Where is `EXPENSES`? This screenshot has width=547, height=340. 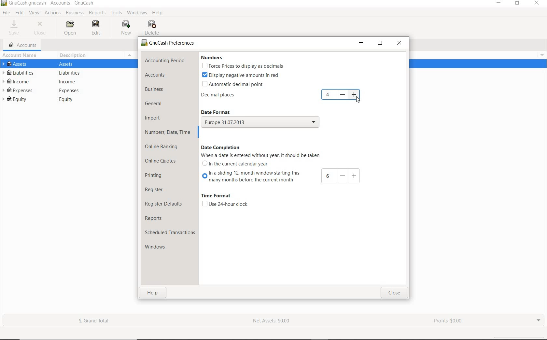
EXPENSES is located at coordinates (69, 90).